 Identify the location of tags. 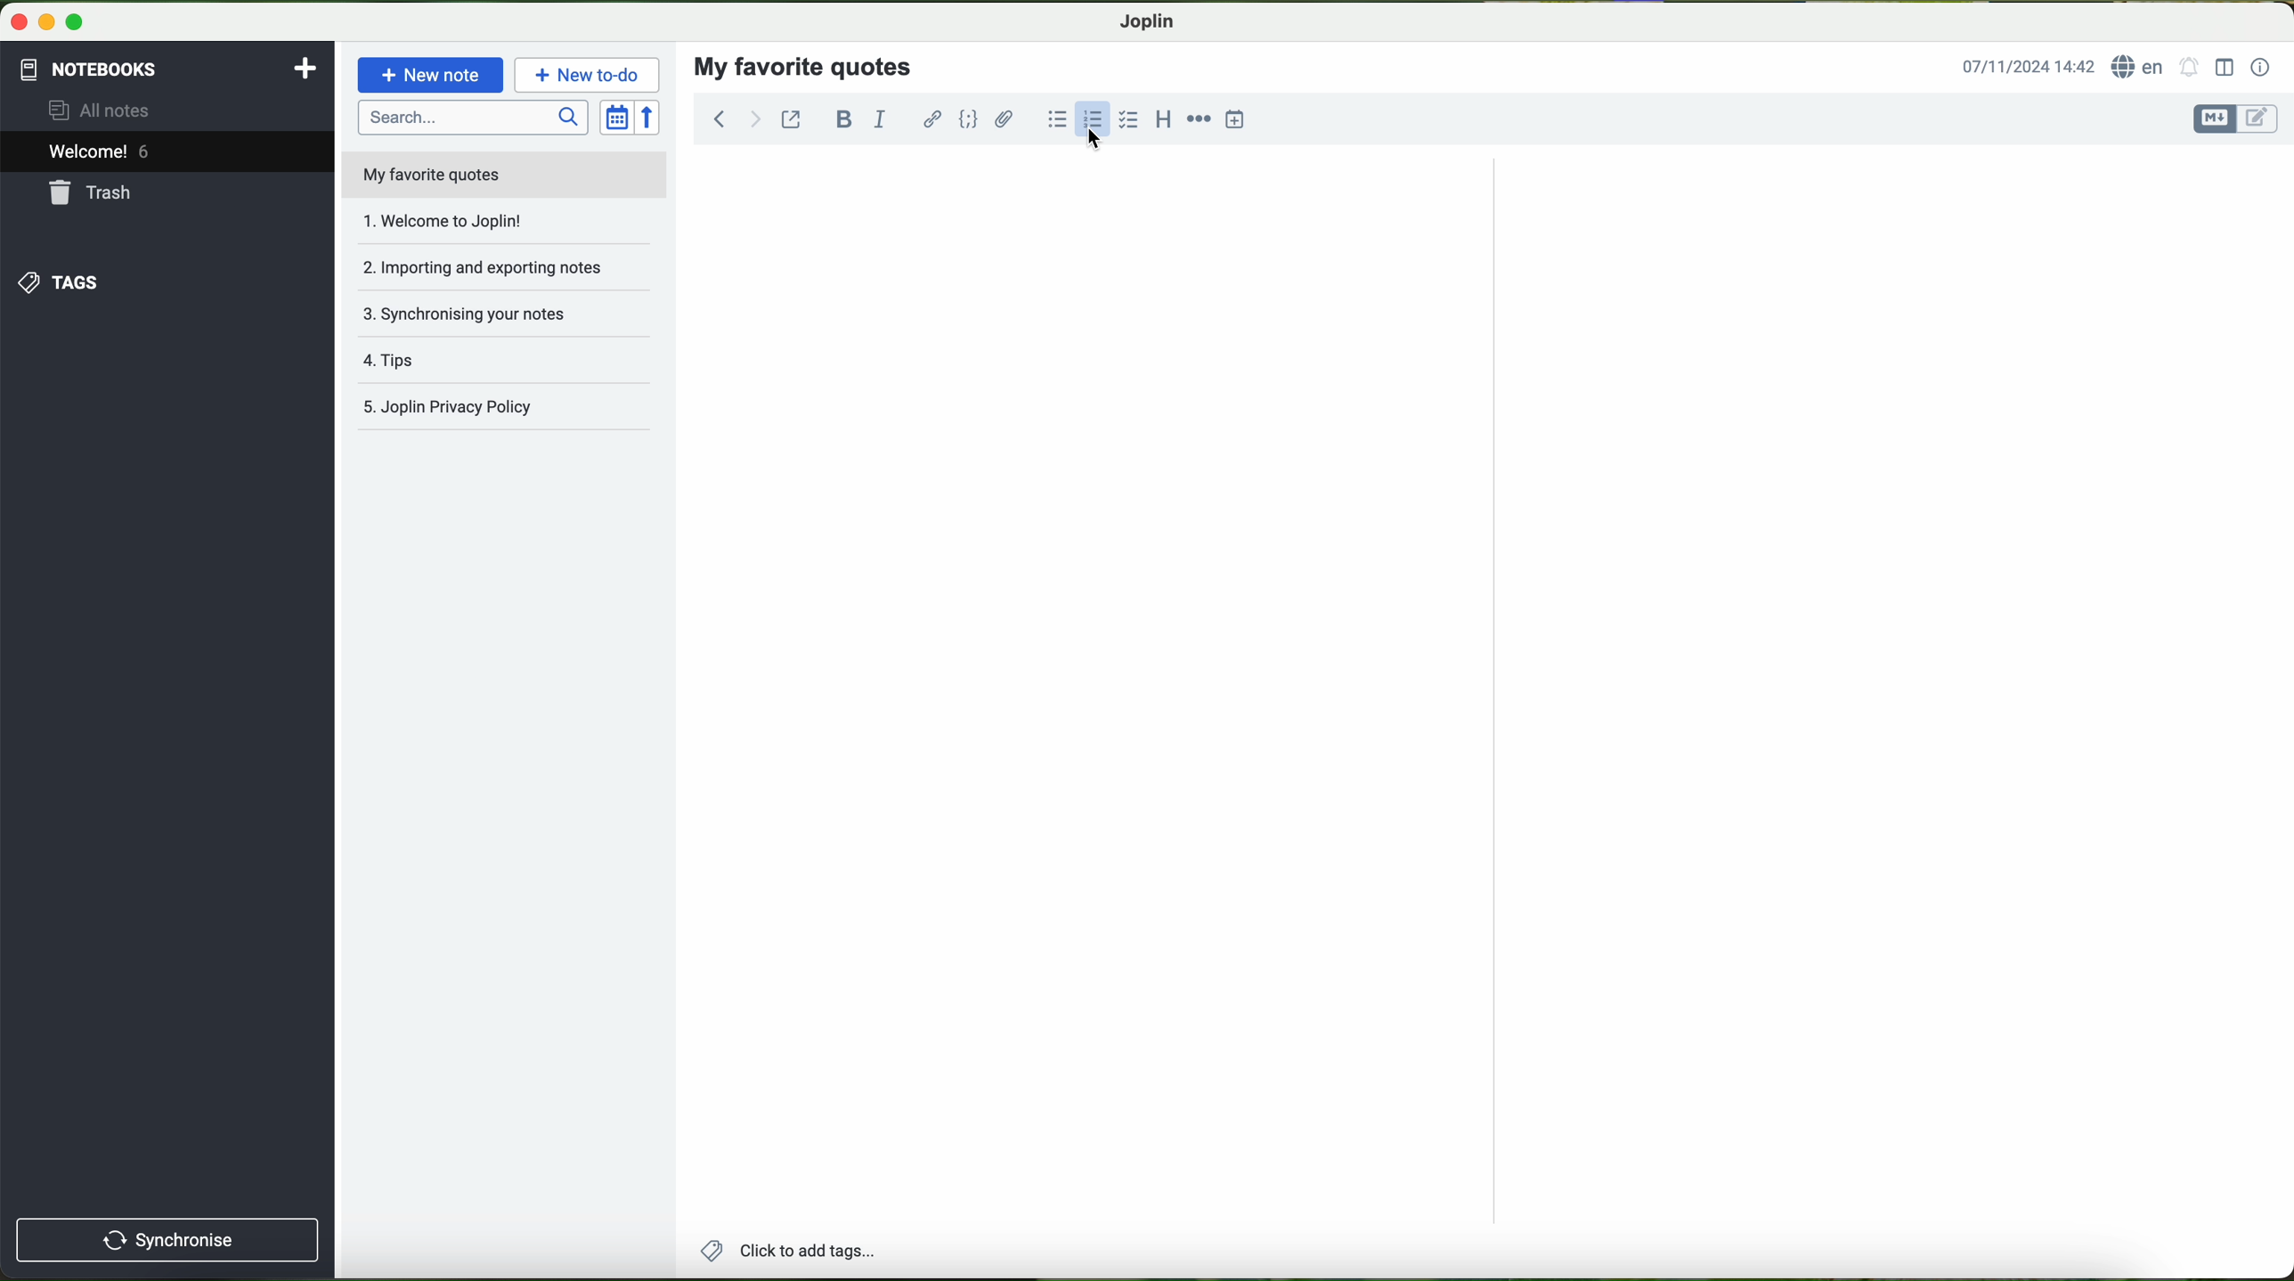
(167, 282).